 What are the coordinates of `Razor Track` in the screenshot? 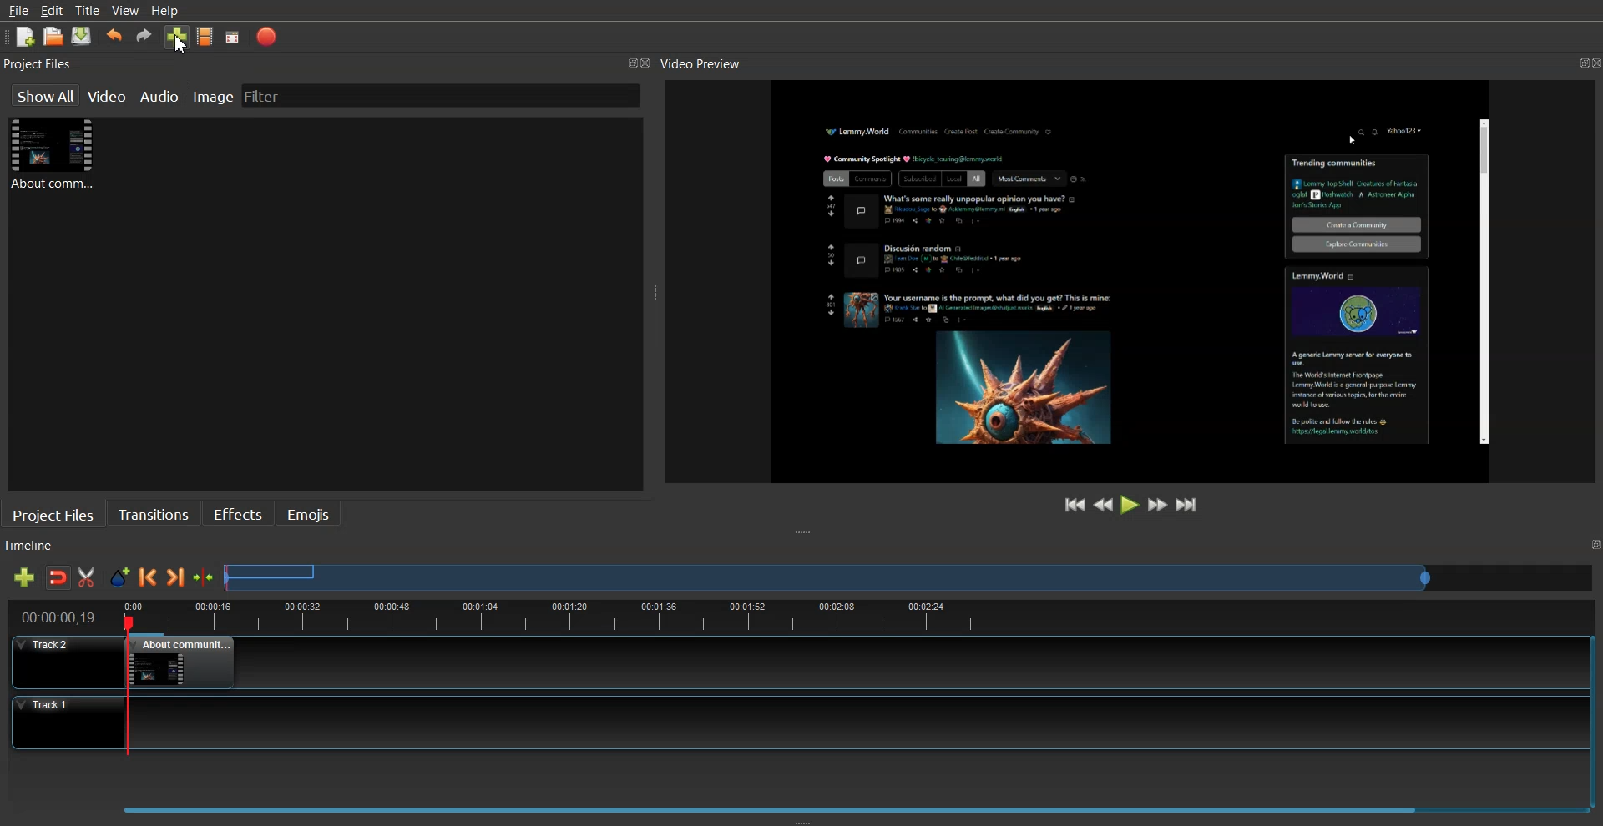 It's located at (88, 577).